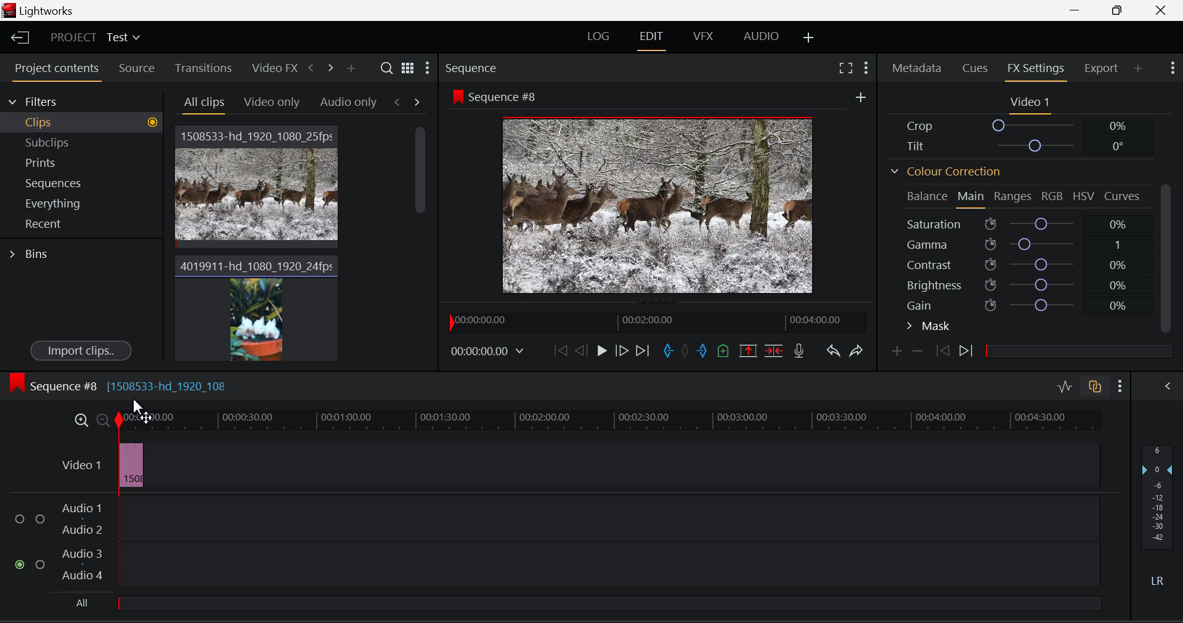 This screenshot has width=1183, height=623. I want to click on Sequence #8, so click(495, 95).